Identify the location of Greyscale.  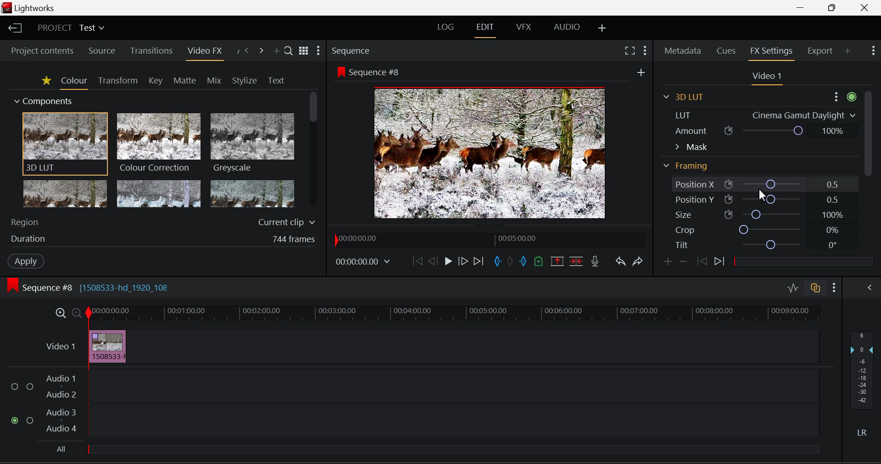
(251, 144).